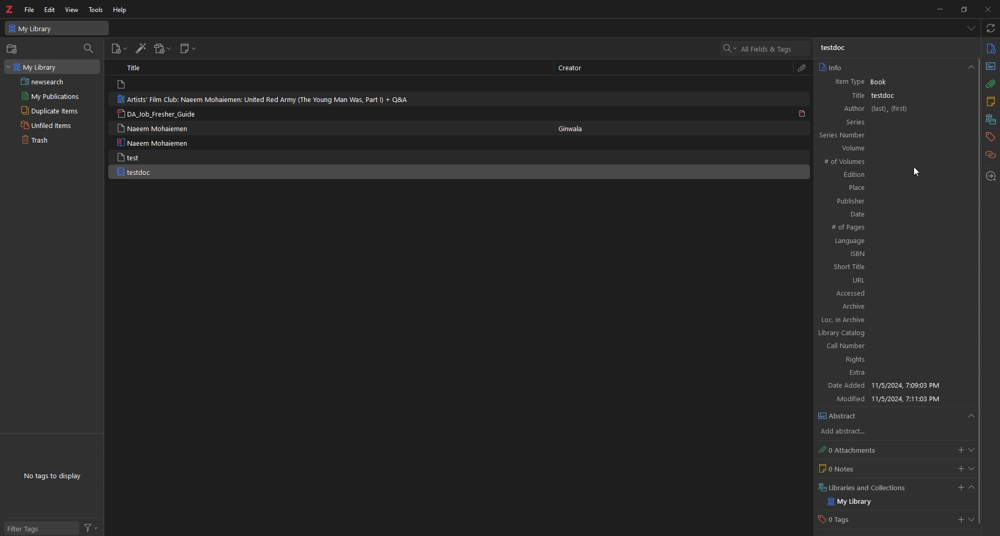 This screenshot has height=536, width=1000. I want to click on testdoc, so click(910, 96).